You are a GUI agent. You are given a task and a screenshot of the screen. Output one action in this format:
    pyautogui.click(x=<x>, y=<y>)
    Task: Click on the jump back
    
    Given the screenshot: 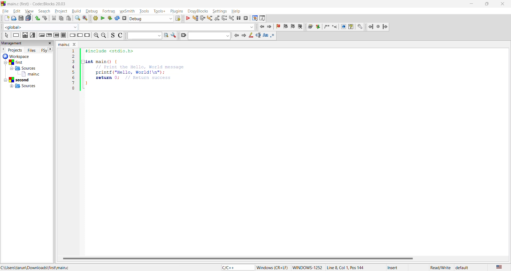 What is the action you would take?
    pyautogui.click(x=371, y=26)
    